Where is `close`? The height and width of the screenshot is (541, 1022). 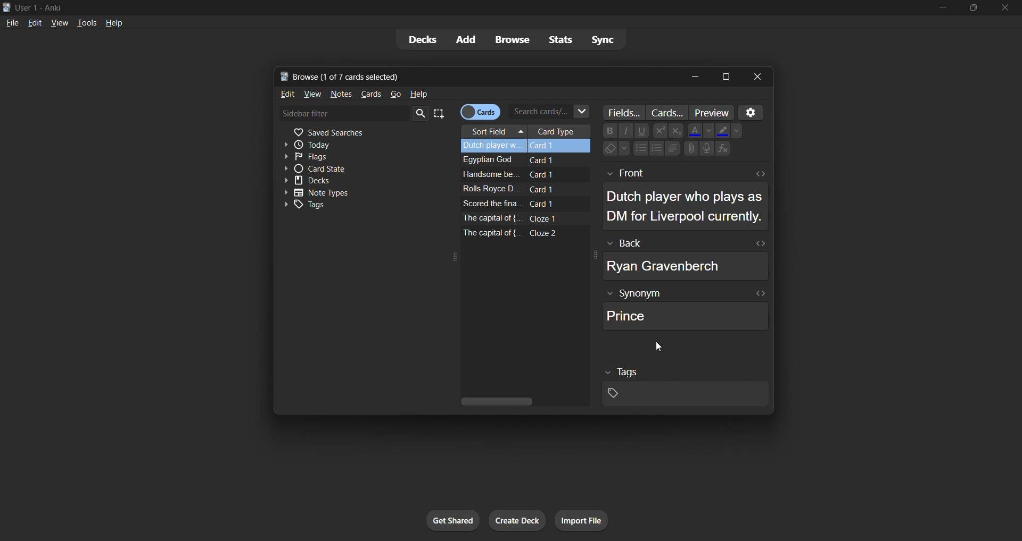
close is located at coordinates (758, 76).